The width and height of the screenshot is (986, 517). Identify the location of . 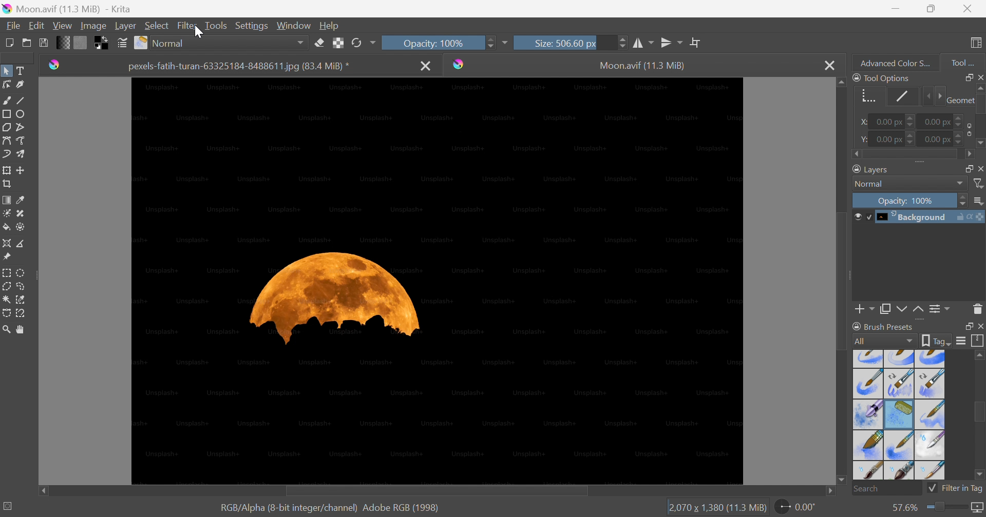
(8, 42).